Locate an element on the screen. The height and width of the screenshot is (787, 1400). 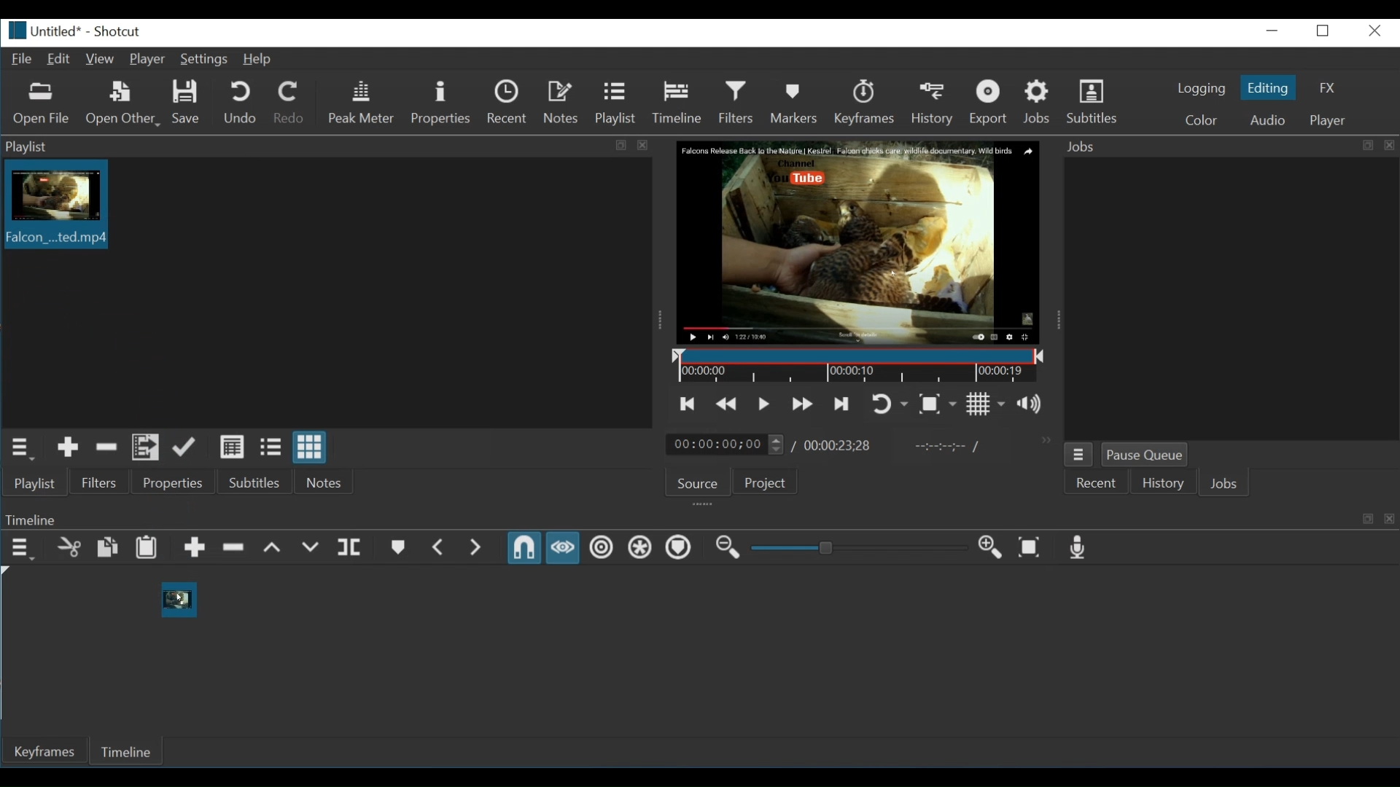
View as files is located at coordinates (270, 448).